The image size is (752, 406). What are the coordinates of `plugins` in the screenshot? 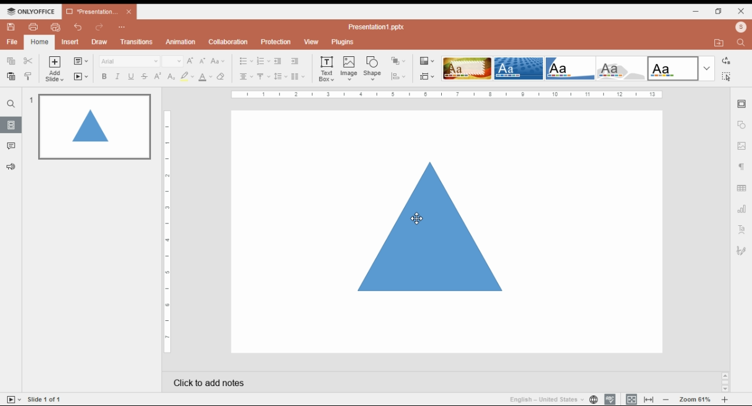 It's located at (342, 42).